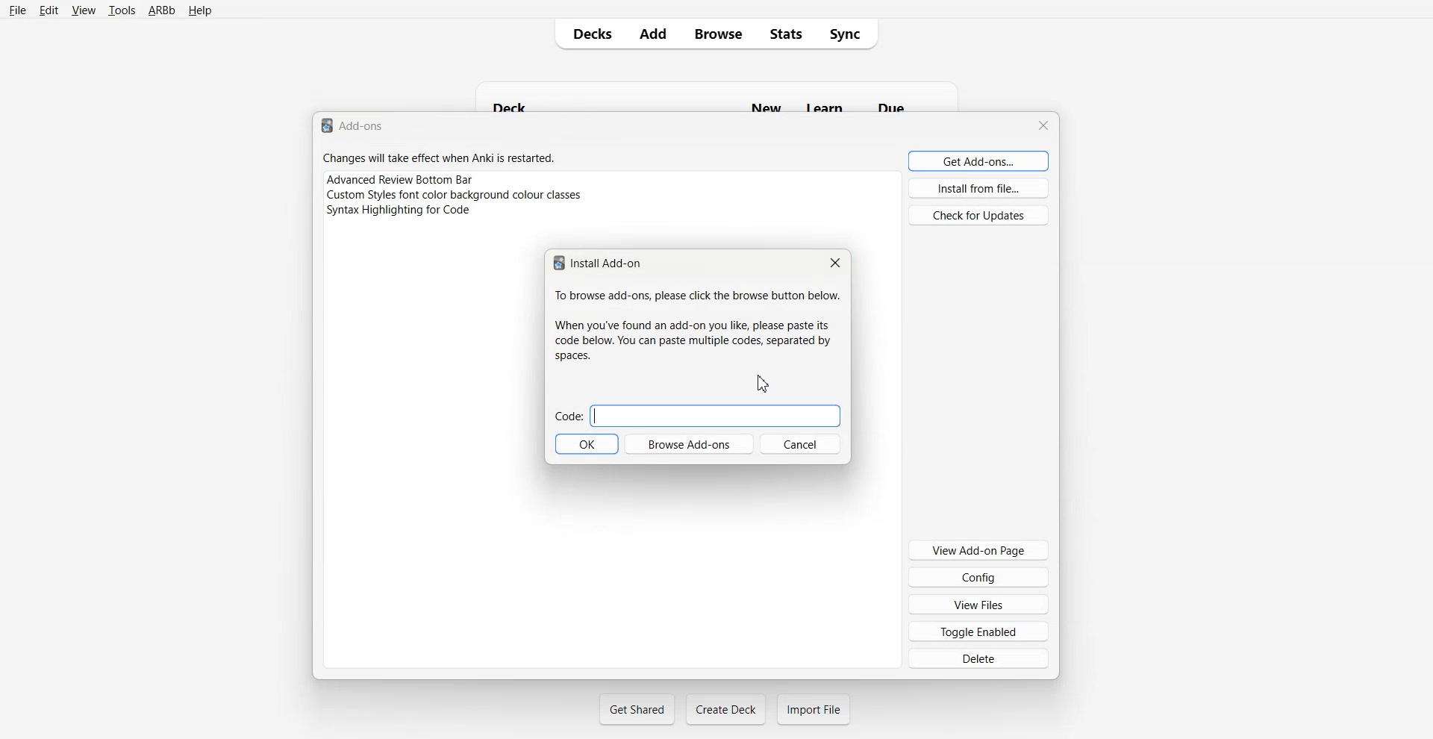  What do you see at coordinates (717, 34) in the screenshot?
I see `Browse` at bounding box center [717, 34].